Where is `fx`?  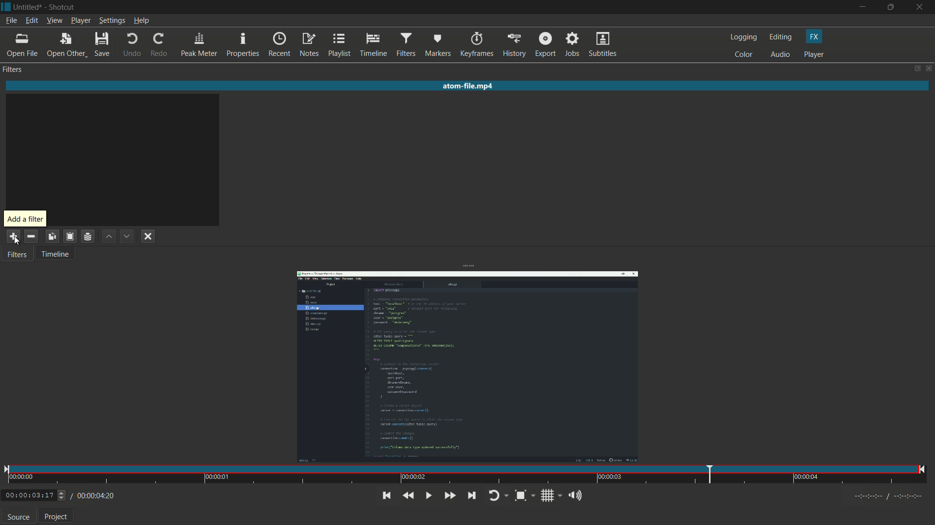 fx is located at coordinates (814, 37).